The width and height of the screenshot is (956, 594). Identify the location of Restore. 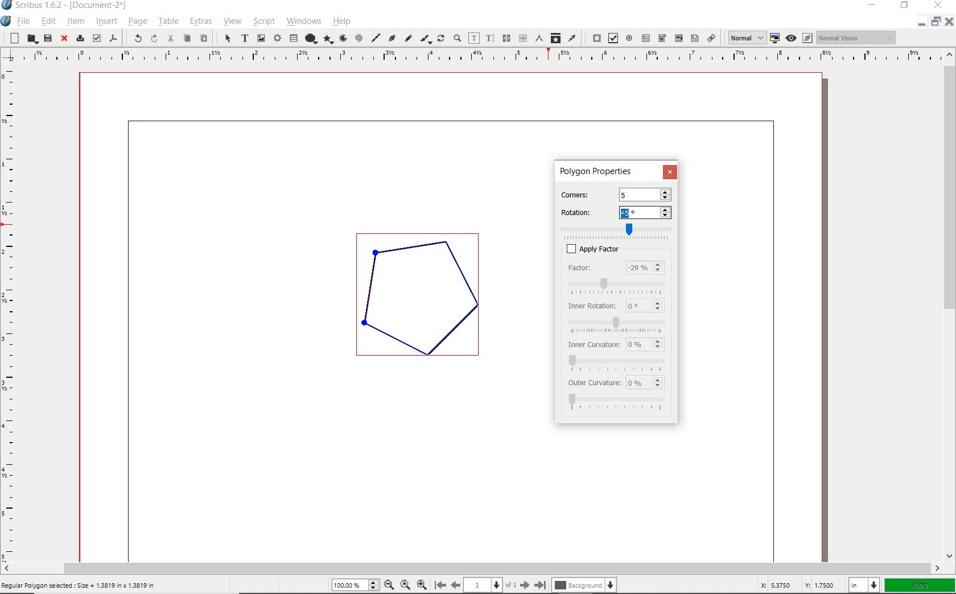
(935, 23).